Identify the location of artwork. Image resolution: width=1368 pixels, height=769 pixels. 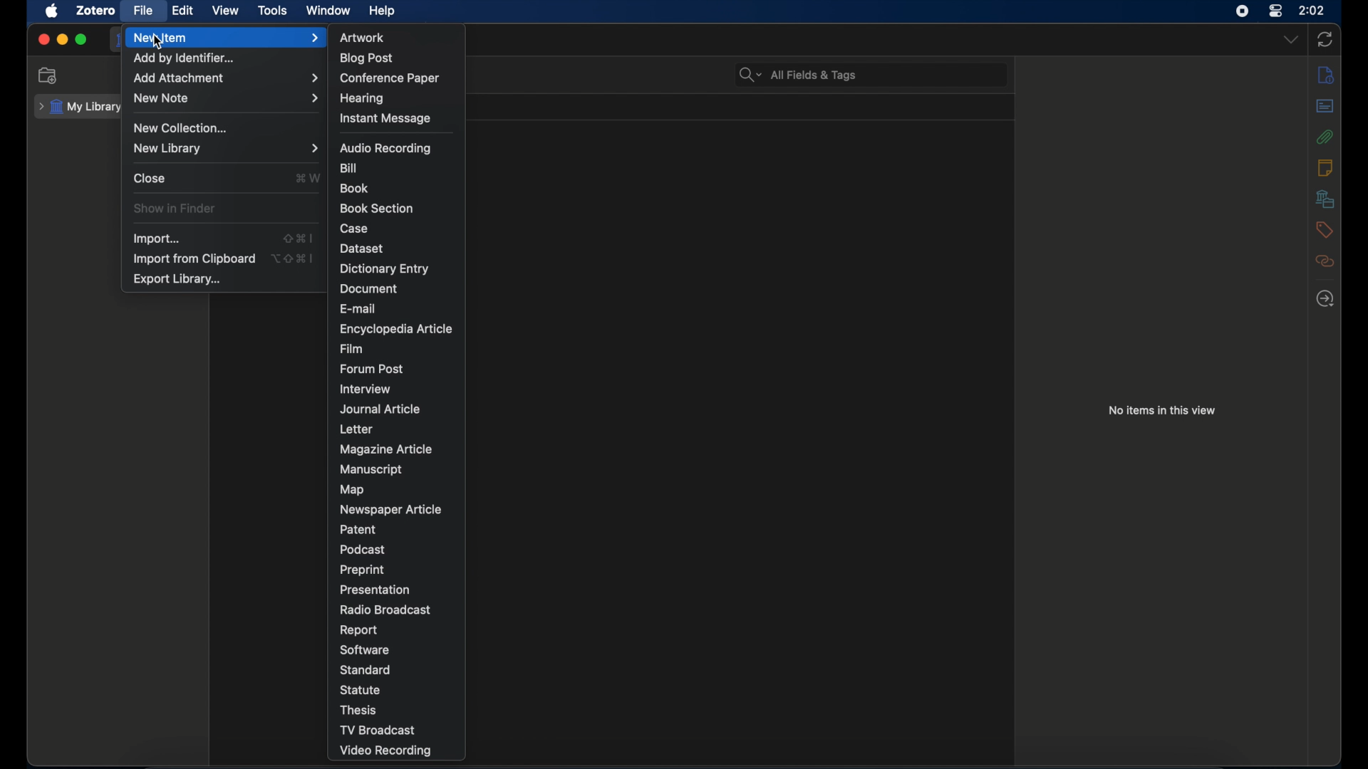
(361, 38).